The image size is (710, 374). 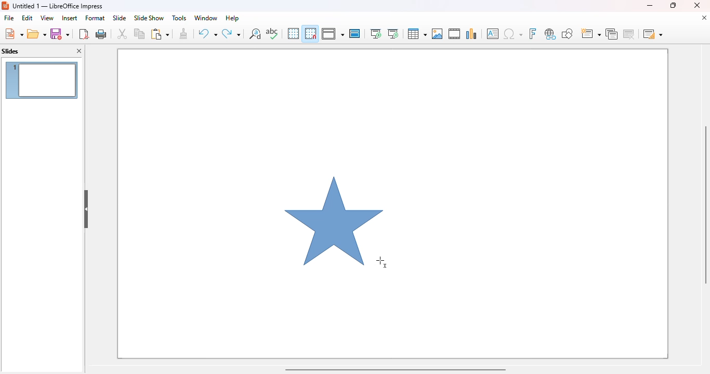 I want to click on shape, so click(x=331, y=220).